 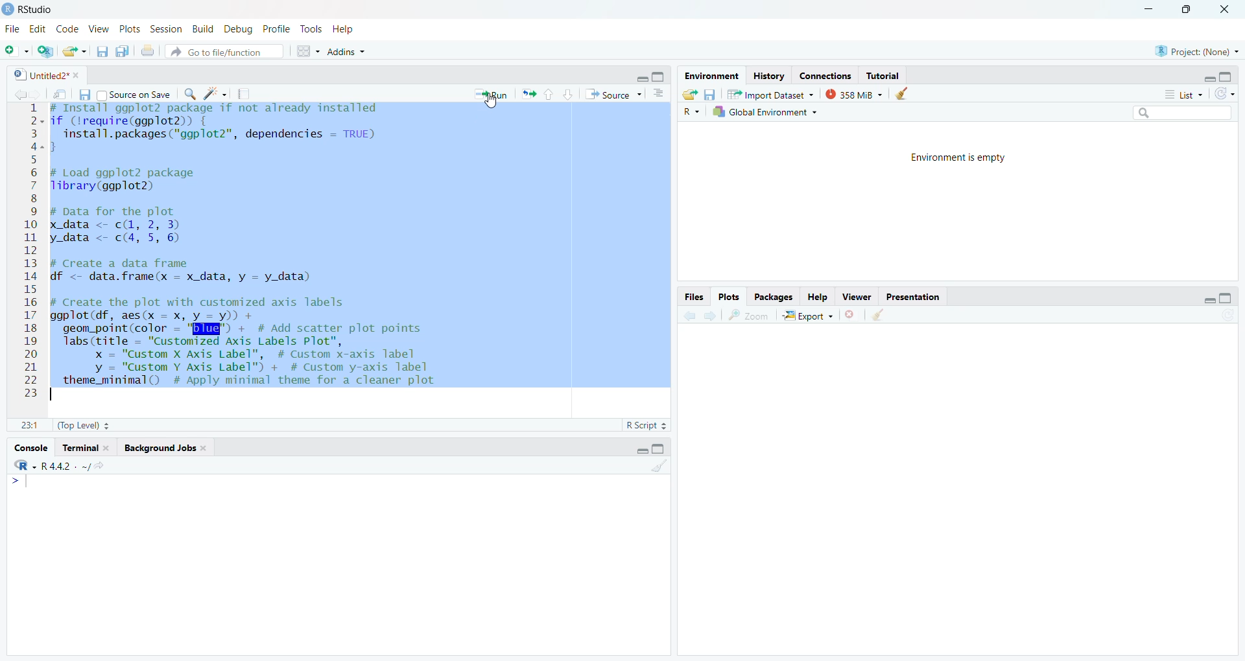 What do you see at coordinates (855, 95) in the screenshot?
I see `© 363 MmiB +` at bounding box center [855, 95].